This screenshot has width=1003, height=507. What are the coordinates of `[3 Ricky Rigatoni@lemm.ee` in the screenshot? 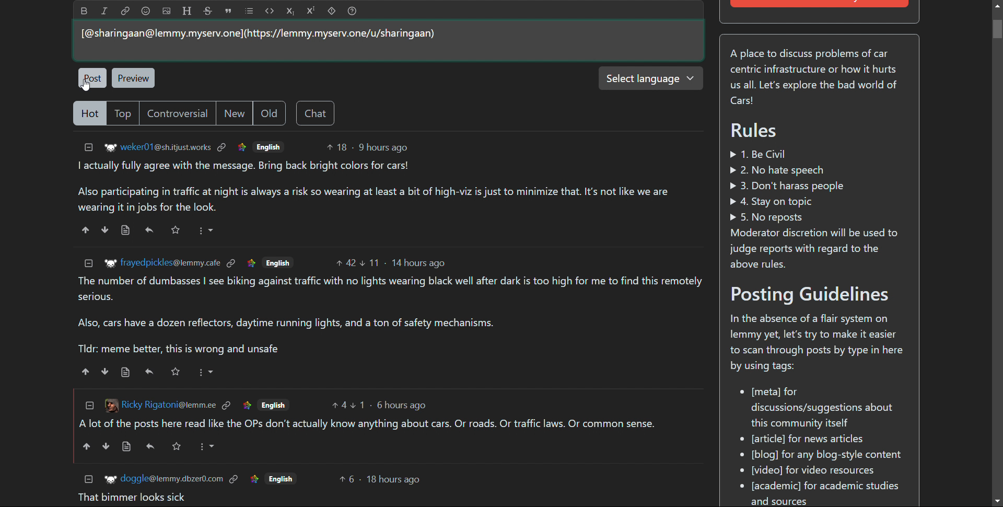 It's located at (158, 404).